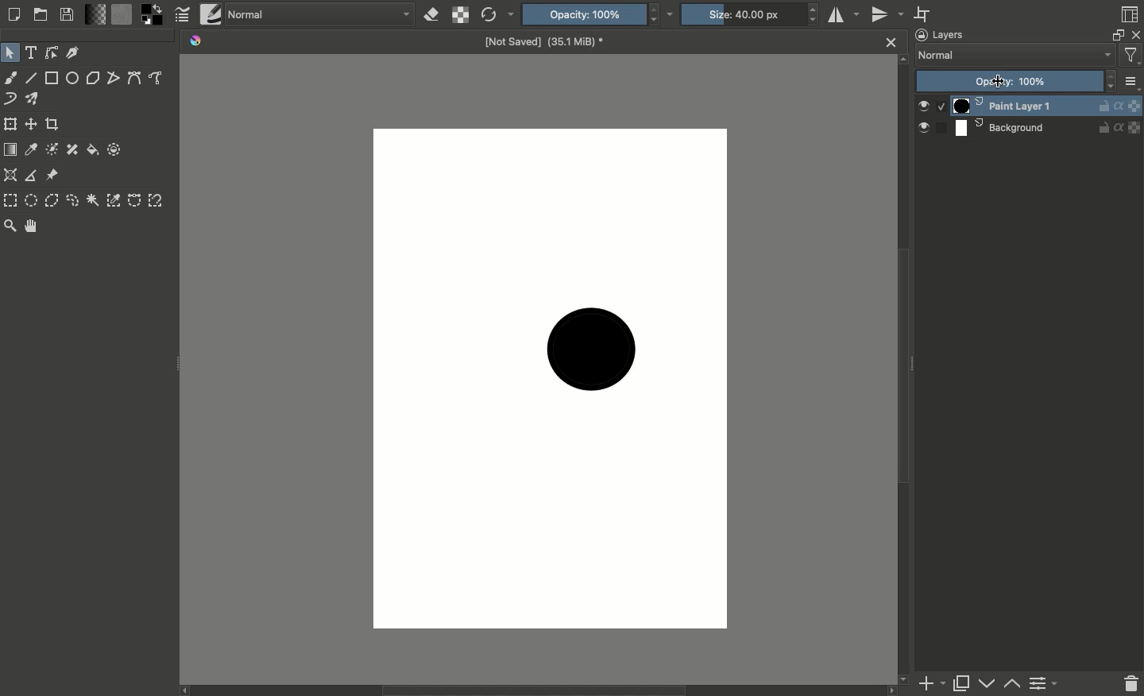  I want to click on Smart patch tool, so click(74, 151).